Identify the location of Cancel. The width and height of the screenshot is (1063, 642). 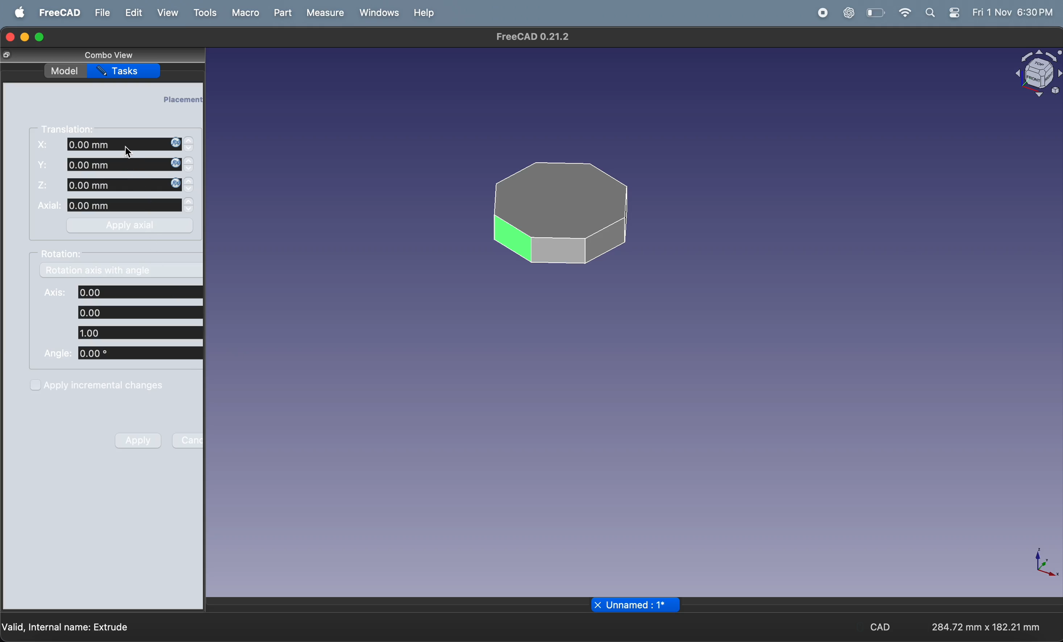
(188, 440).